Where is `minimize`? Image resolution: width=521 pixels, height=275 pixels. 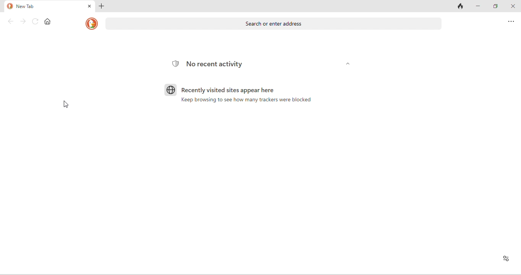
minimize is located at coordinates (477, 6).